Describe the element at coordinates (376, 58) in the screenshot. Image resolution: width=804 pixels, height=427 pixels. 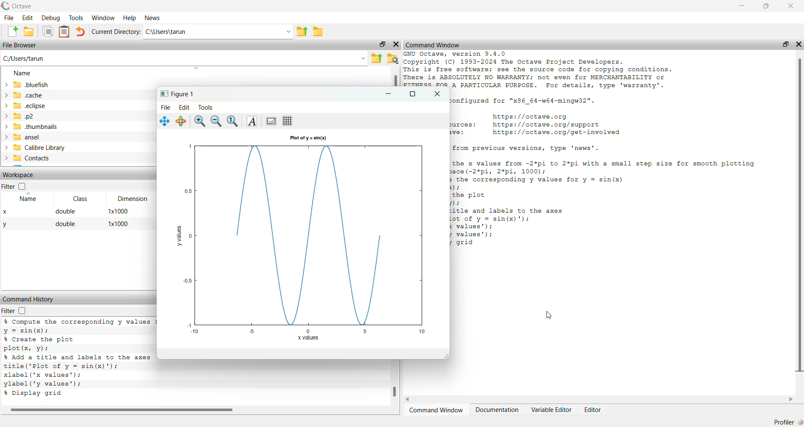
I see `Parent directory` at that location.